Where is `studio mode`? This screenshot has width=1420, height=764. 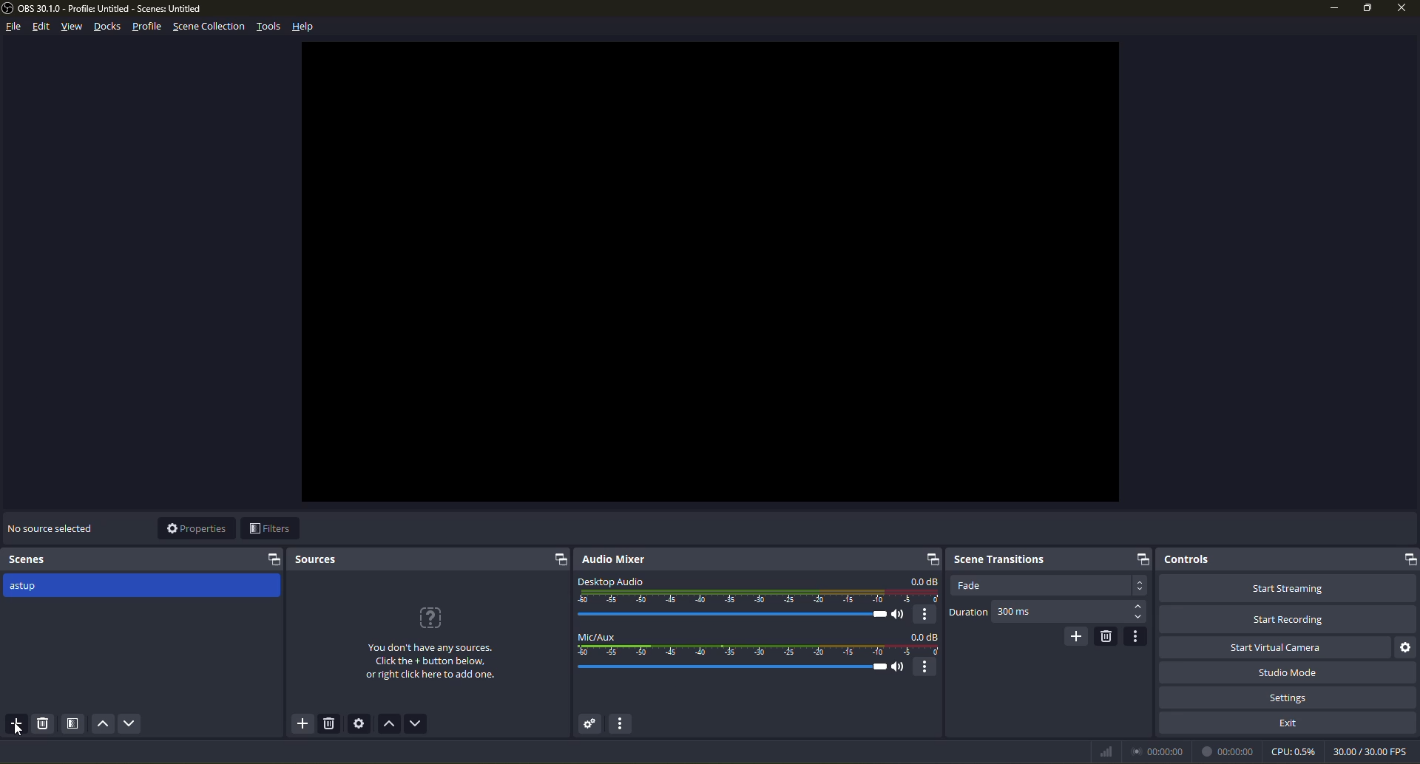
studio mode is located at coordinates (1290, 672).